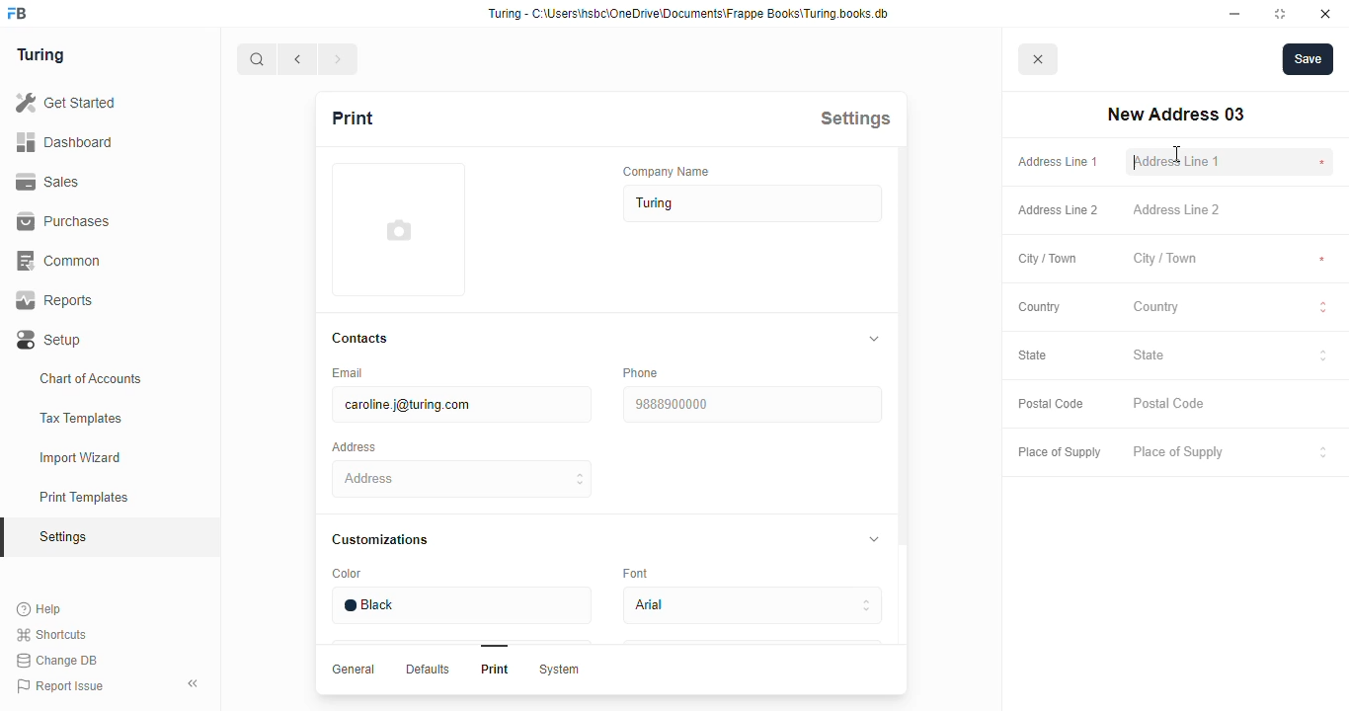 The image size is (1349, 711). Describe the element at coordinates (51, 635) in the screenshot. I see `shortcuts` at that location.